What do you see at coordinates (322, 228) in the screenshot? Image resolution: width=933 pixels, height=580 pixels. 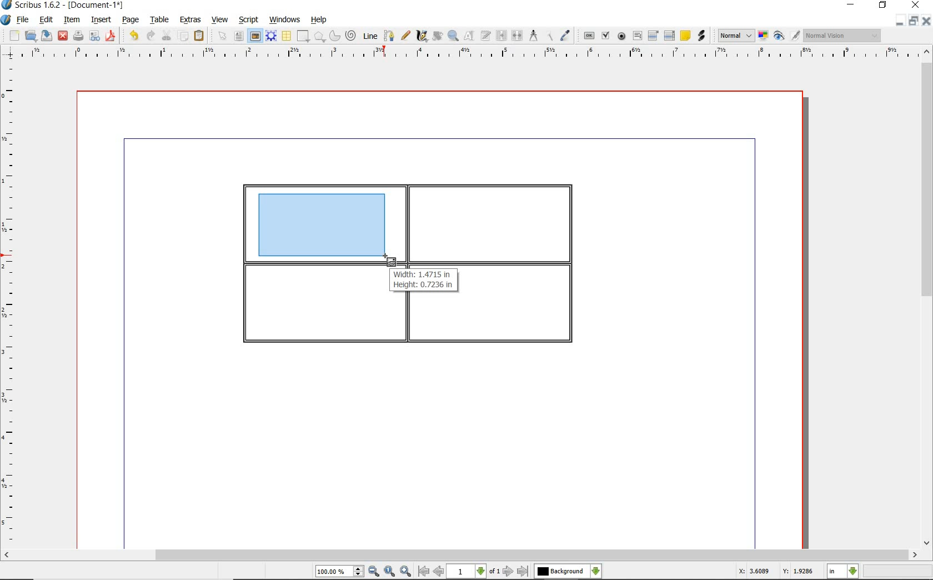 I see `drawing image frame` at bounding box center [322, 228].